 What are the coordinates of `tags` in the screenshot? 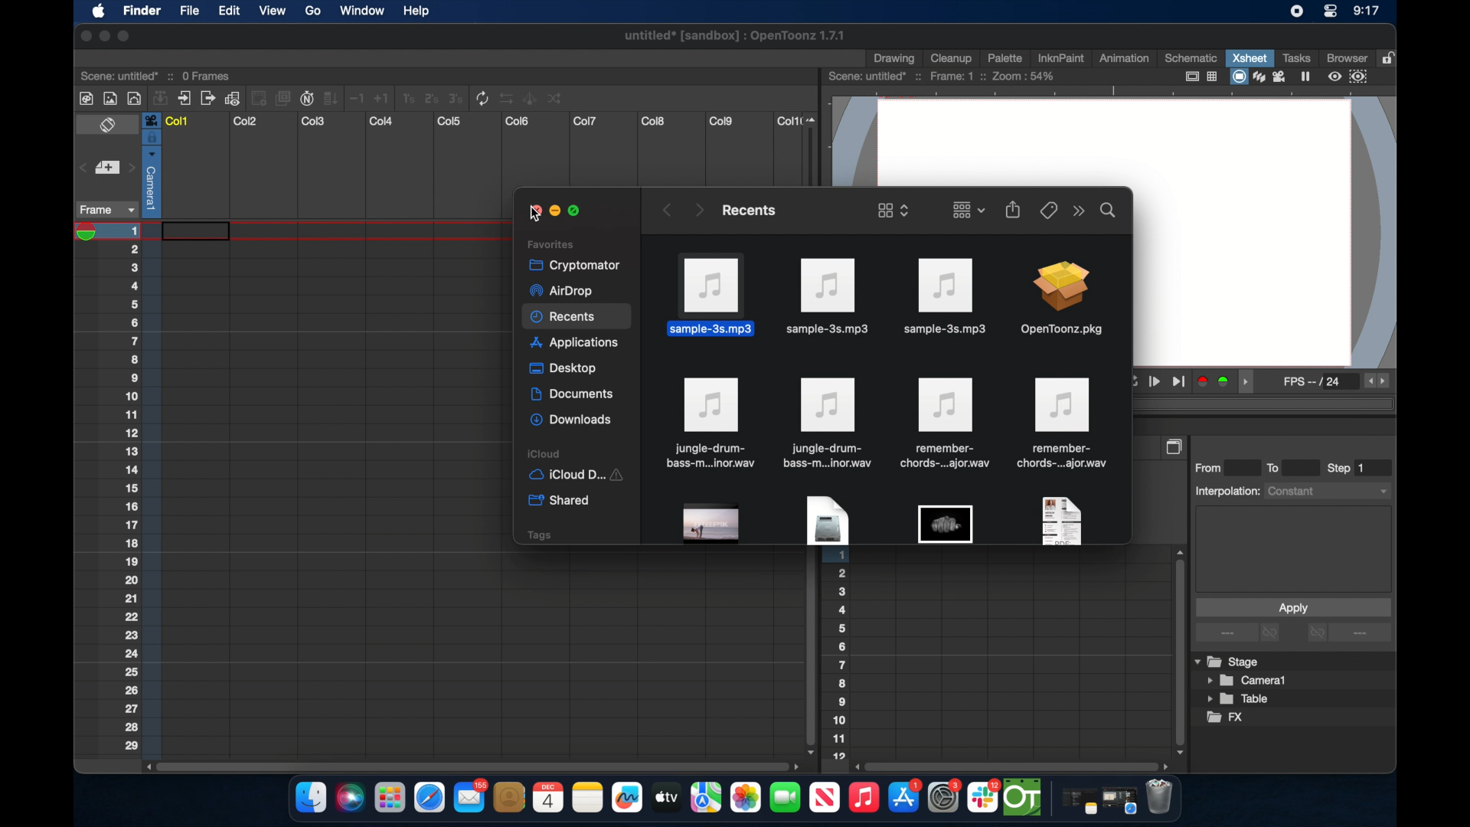 It's located at (538, 534).